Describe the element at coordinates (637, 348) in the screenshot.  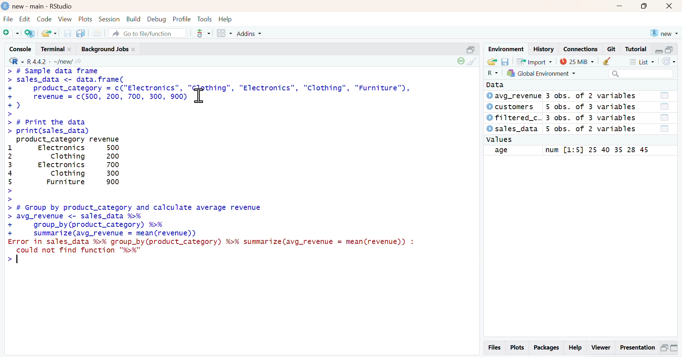
I see `Presentation` at that location.